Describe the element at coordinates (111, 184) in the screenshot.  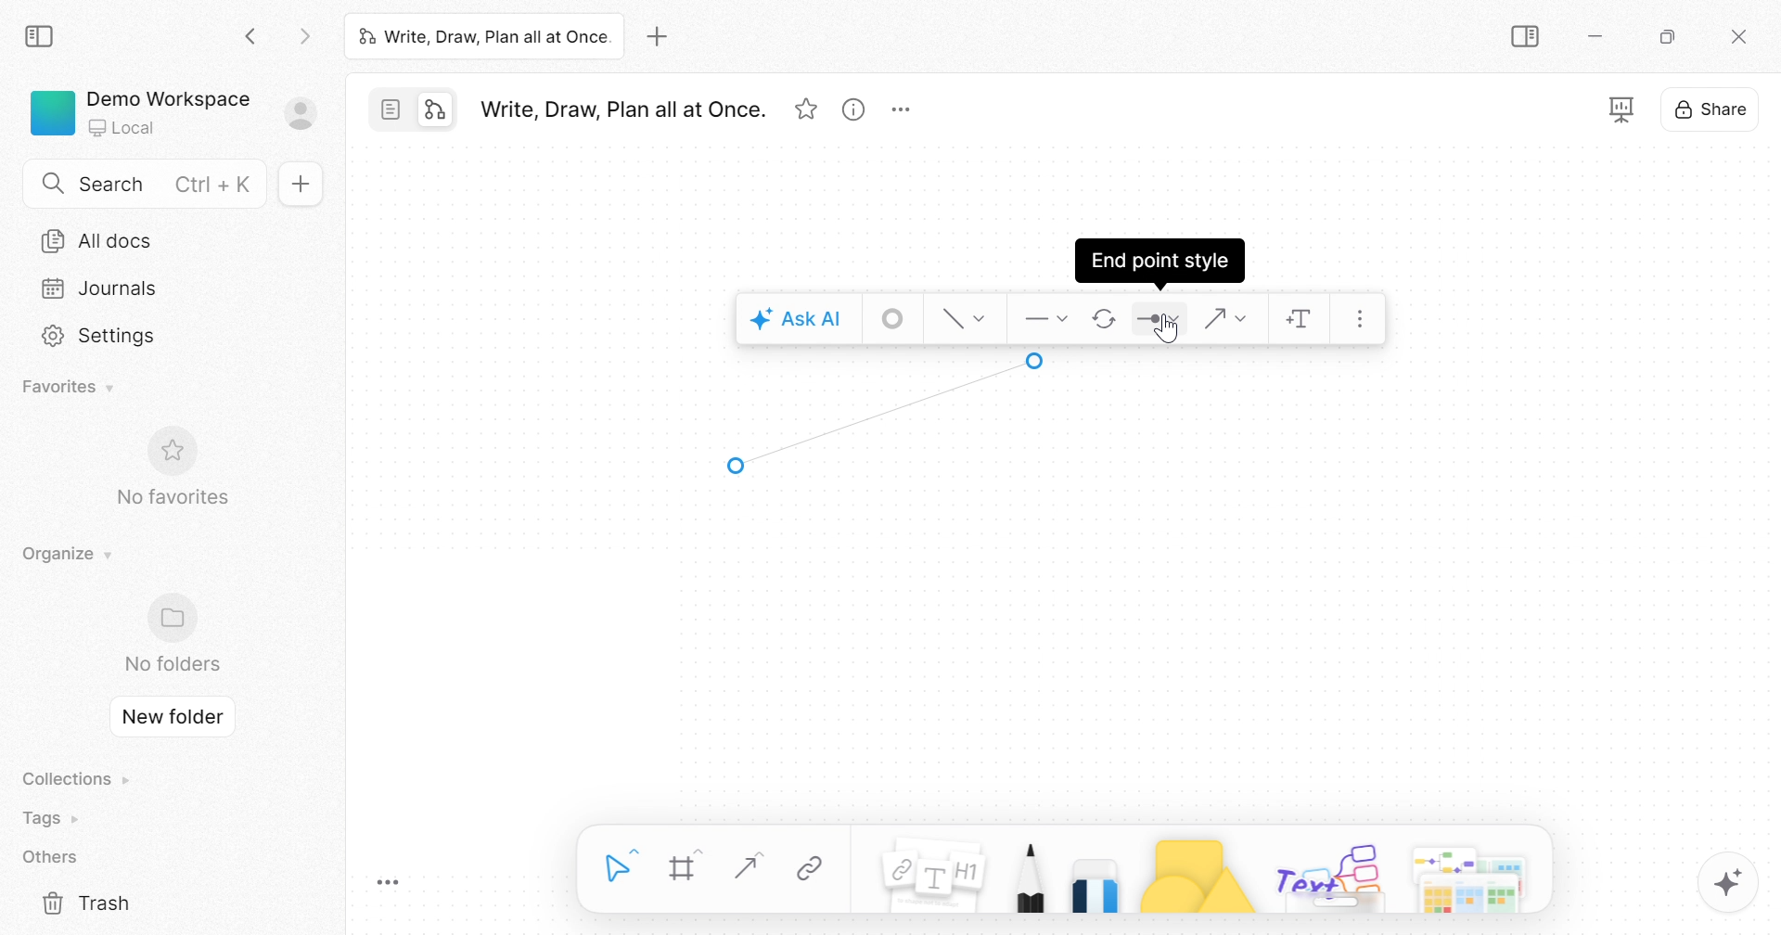
I see `Search` at that location.